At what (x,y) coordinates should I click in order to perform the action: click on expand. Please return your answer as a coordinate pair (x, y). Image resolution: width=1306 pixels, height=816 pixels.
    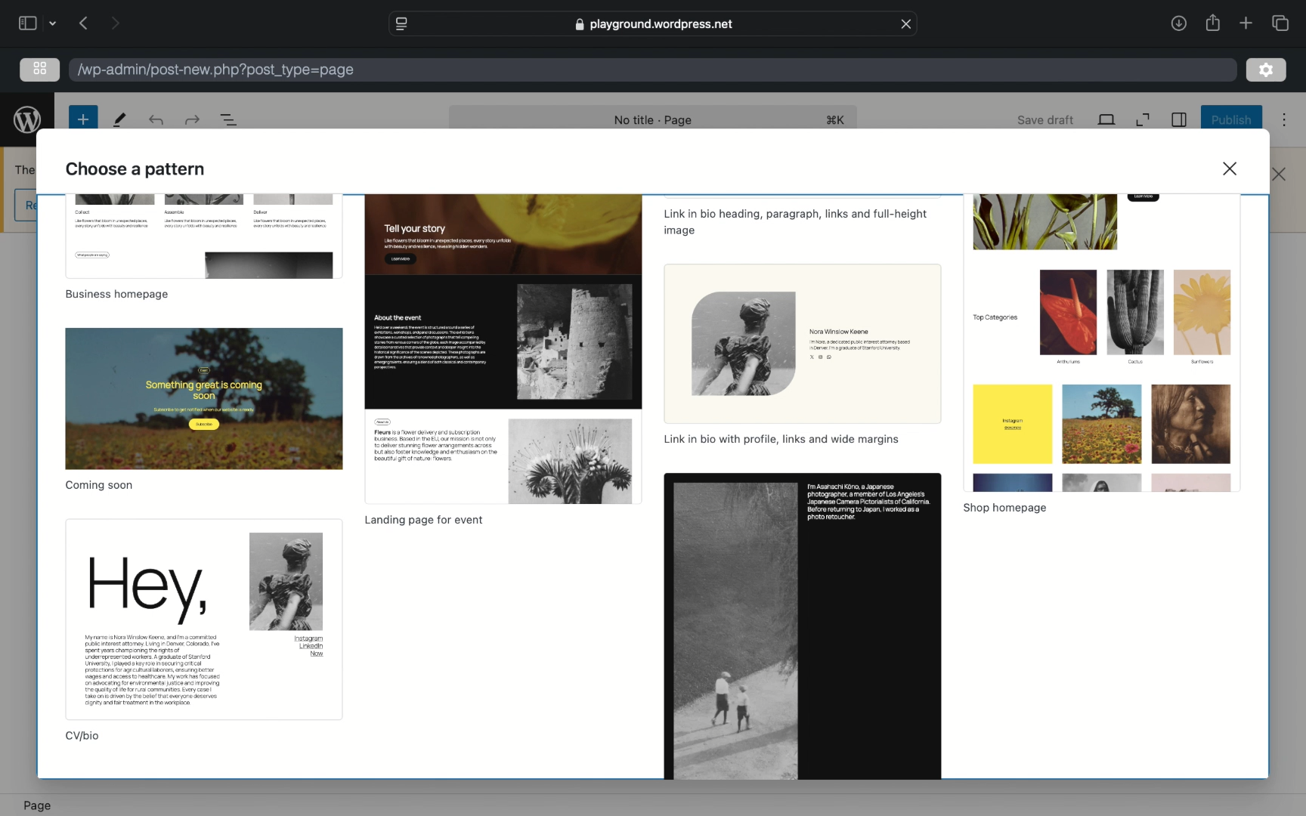
    Looking at the image, I should click on (1142, 119).